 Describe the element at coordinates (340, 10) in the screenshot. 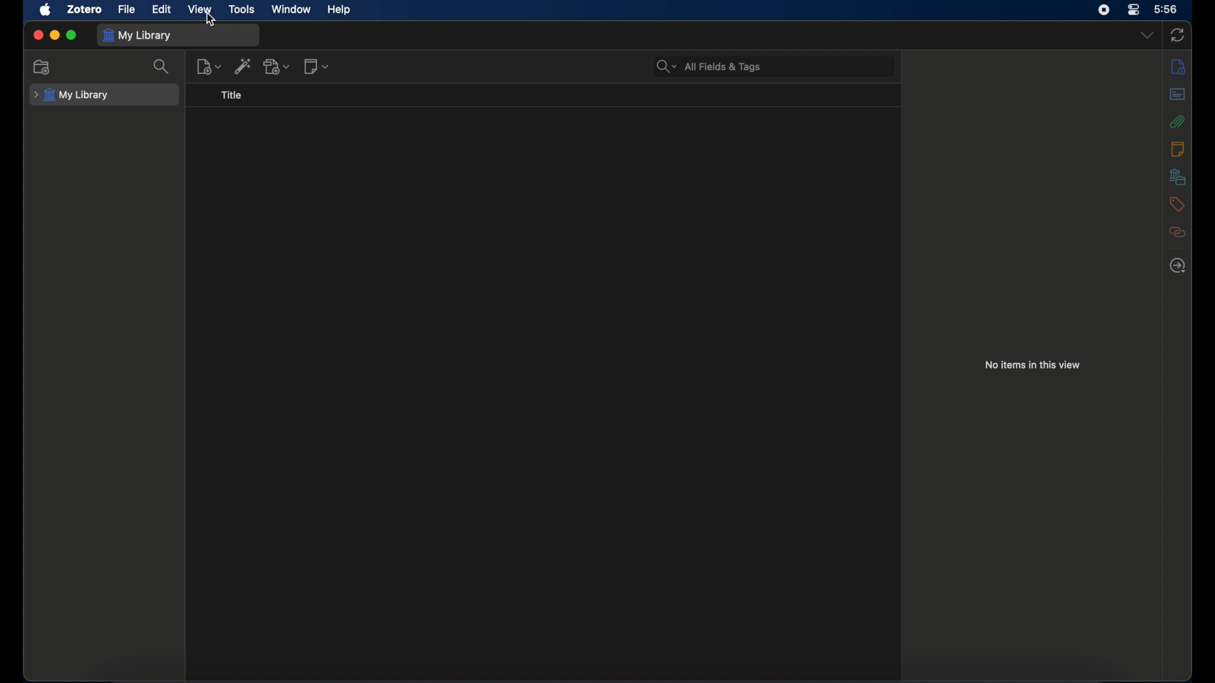

I see `help` at that location.